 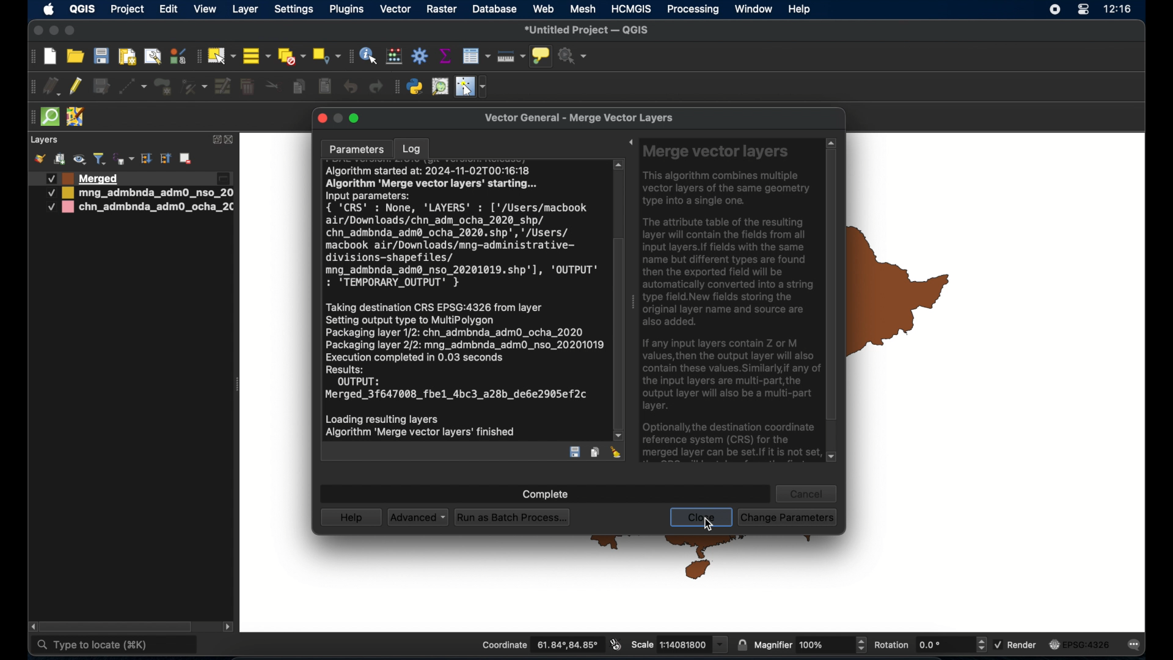 What do you see at coordinates (246, 87) in the screenshot?
I see `delet selected` at bounding box center [246, 87].